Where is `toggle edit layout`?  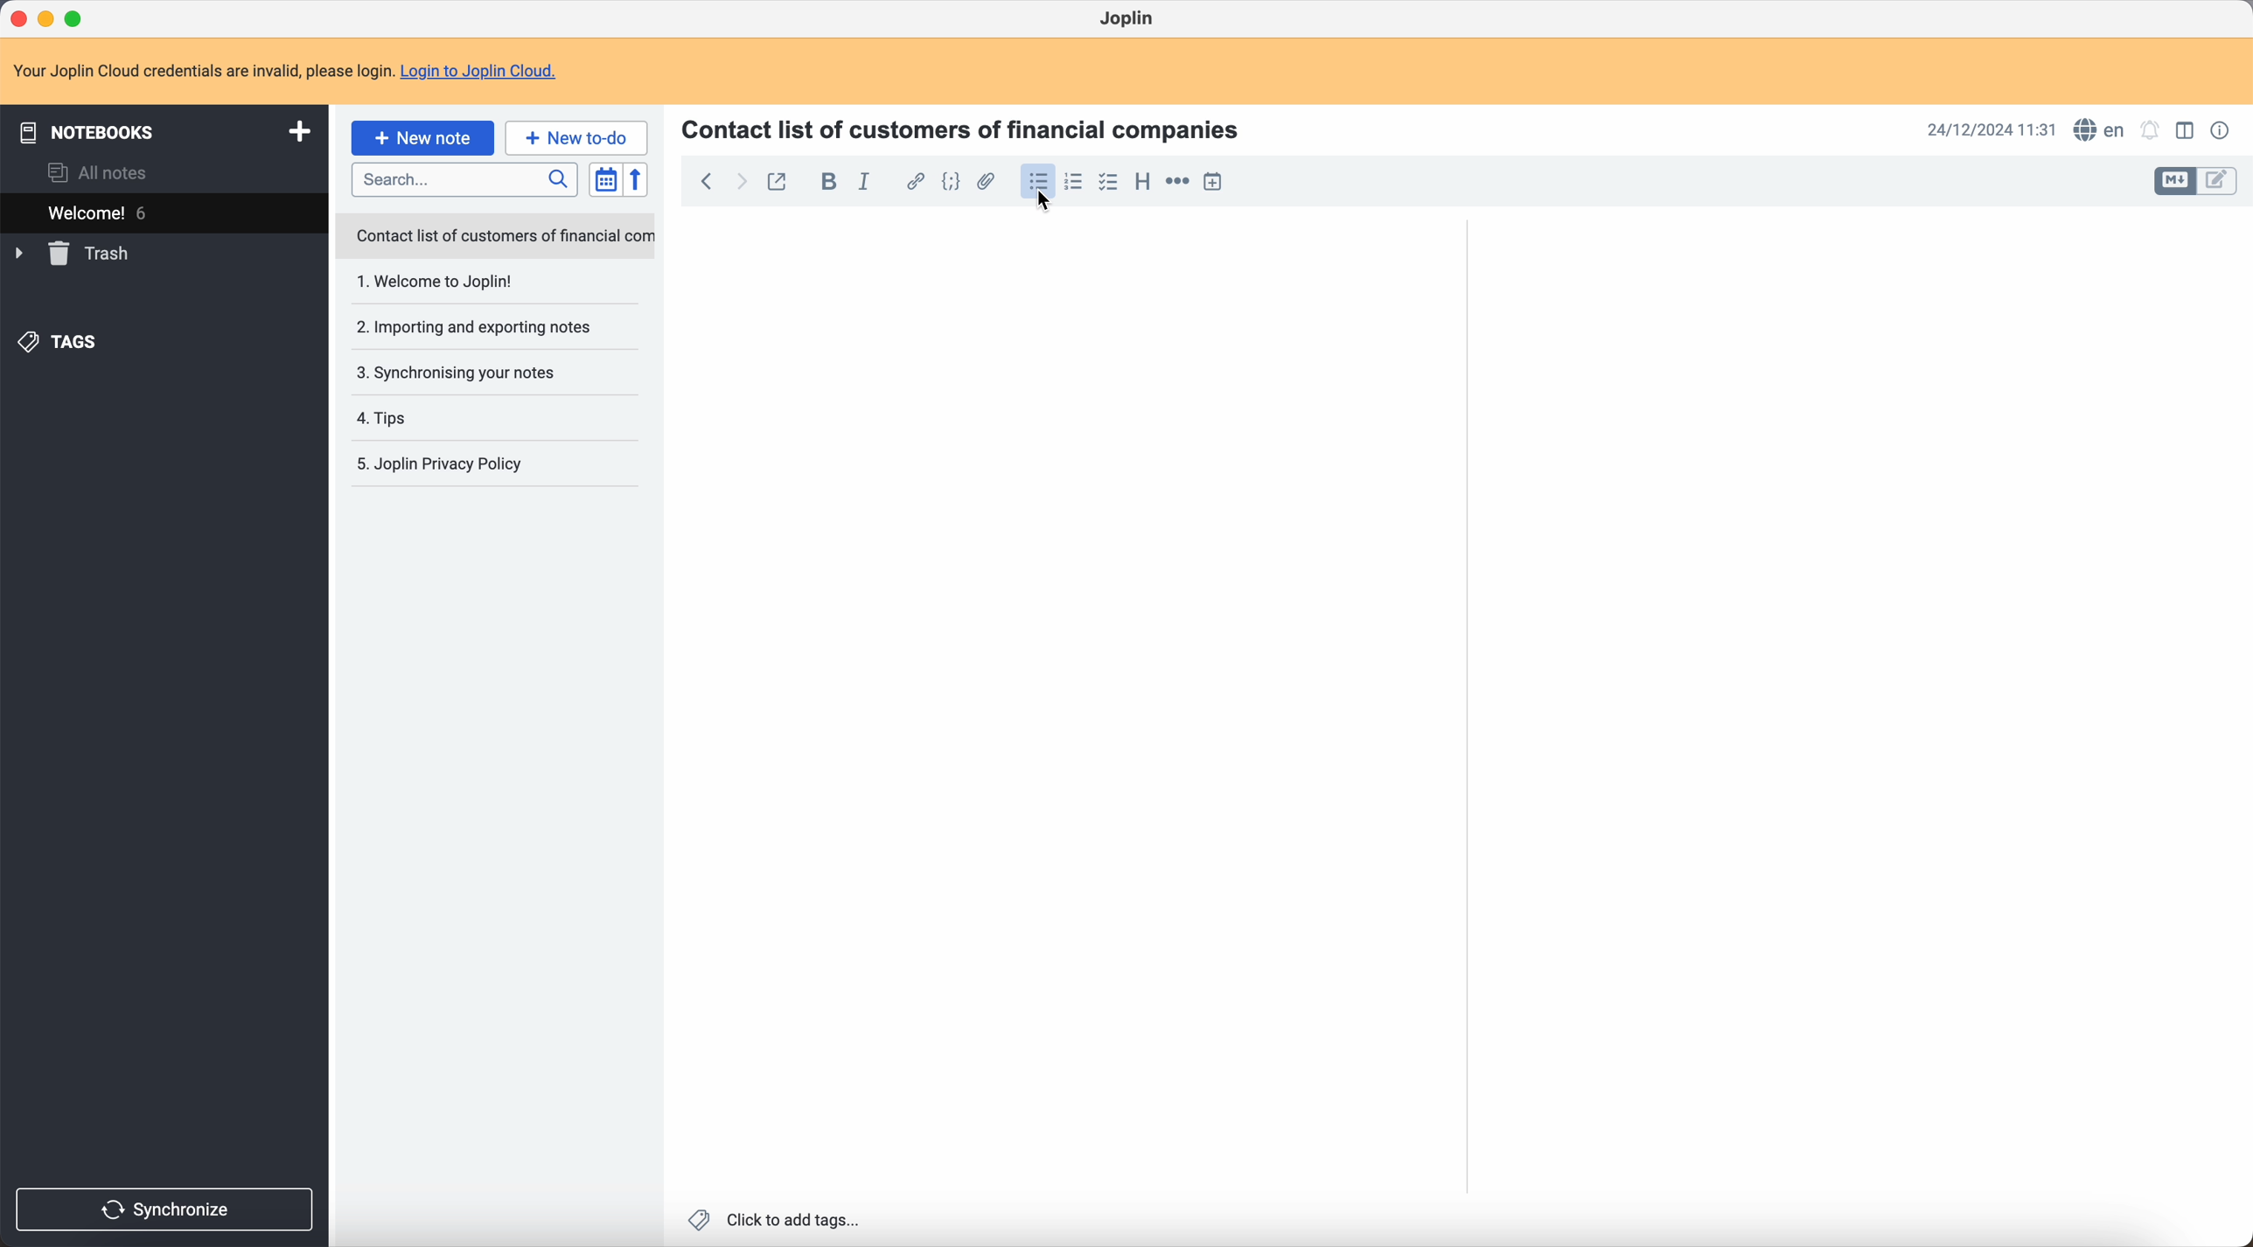 toggle edit layout is located at coordinates (2177, 182).